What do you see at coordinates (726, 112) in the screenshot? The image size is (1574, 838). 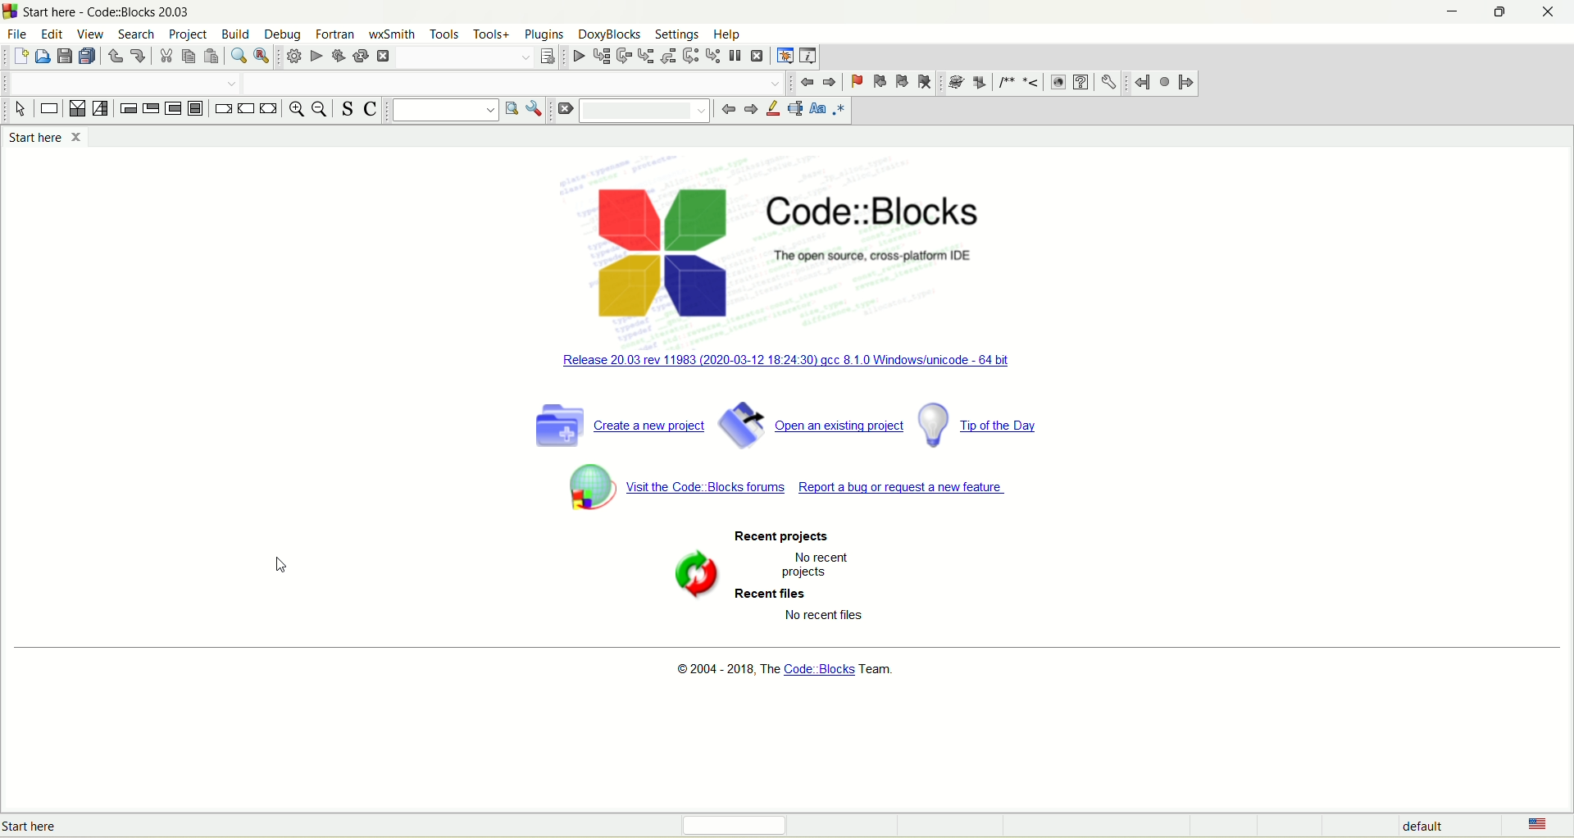 I see `back` at bounding box center [726, 112].